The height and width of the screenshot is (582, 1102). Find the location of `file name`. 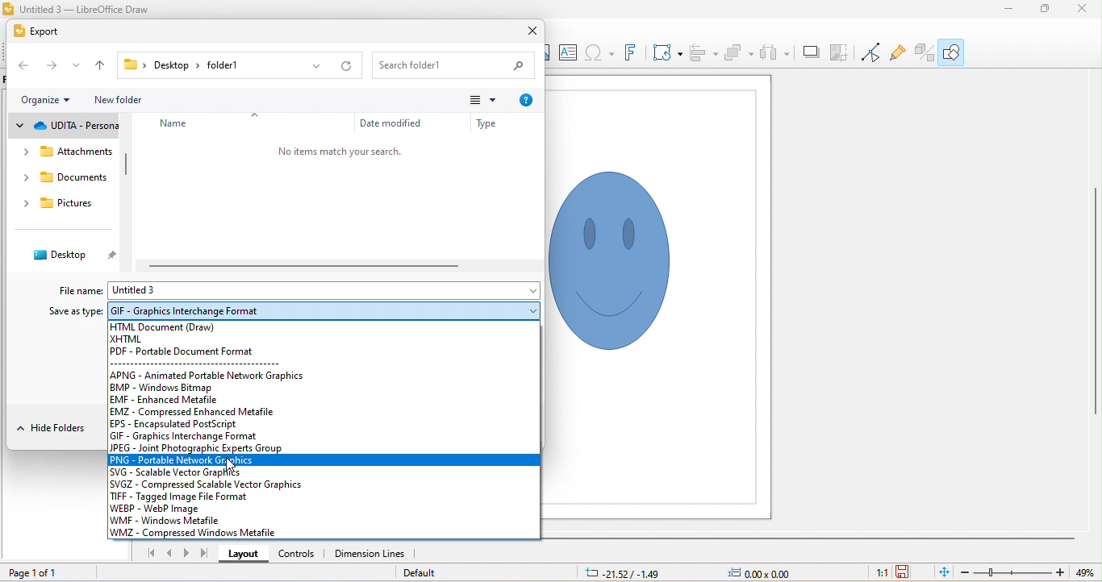

file name is located at coordinates (81, 290).